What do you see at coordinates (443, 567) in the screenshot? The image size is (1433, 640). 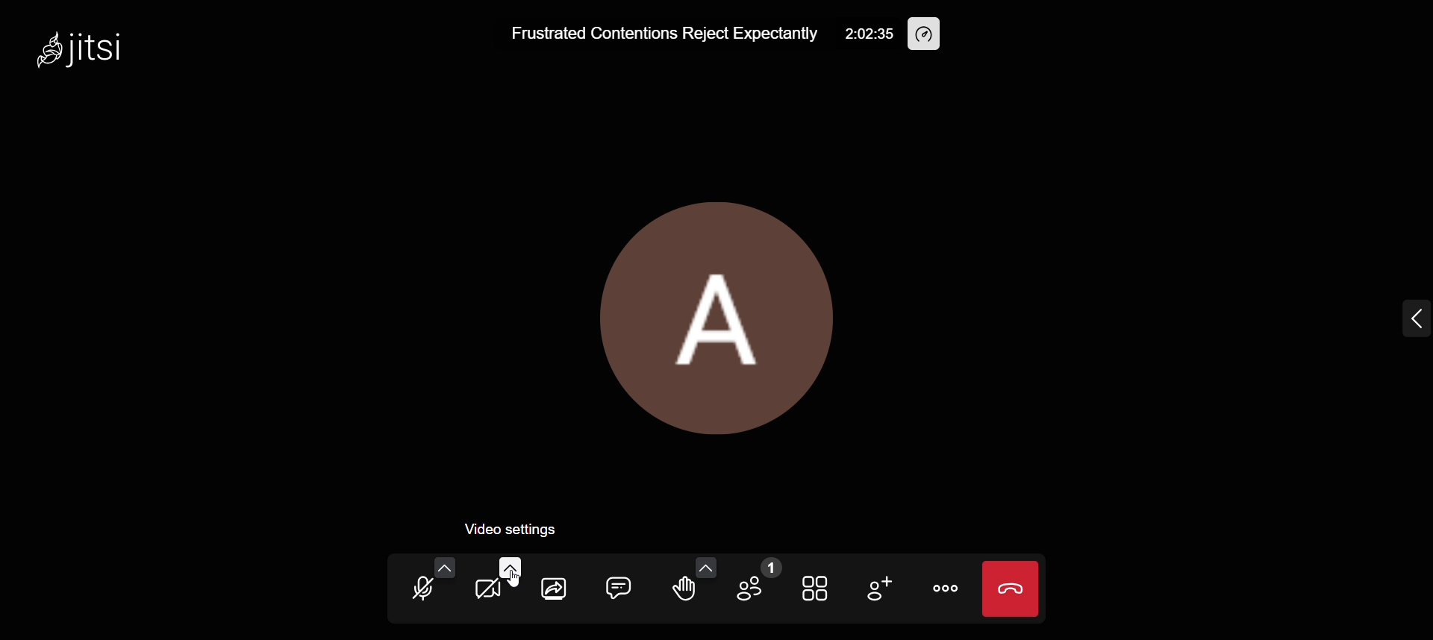 I see `sound setting` at bounding box center [443, 567].